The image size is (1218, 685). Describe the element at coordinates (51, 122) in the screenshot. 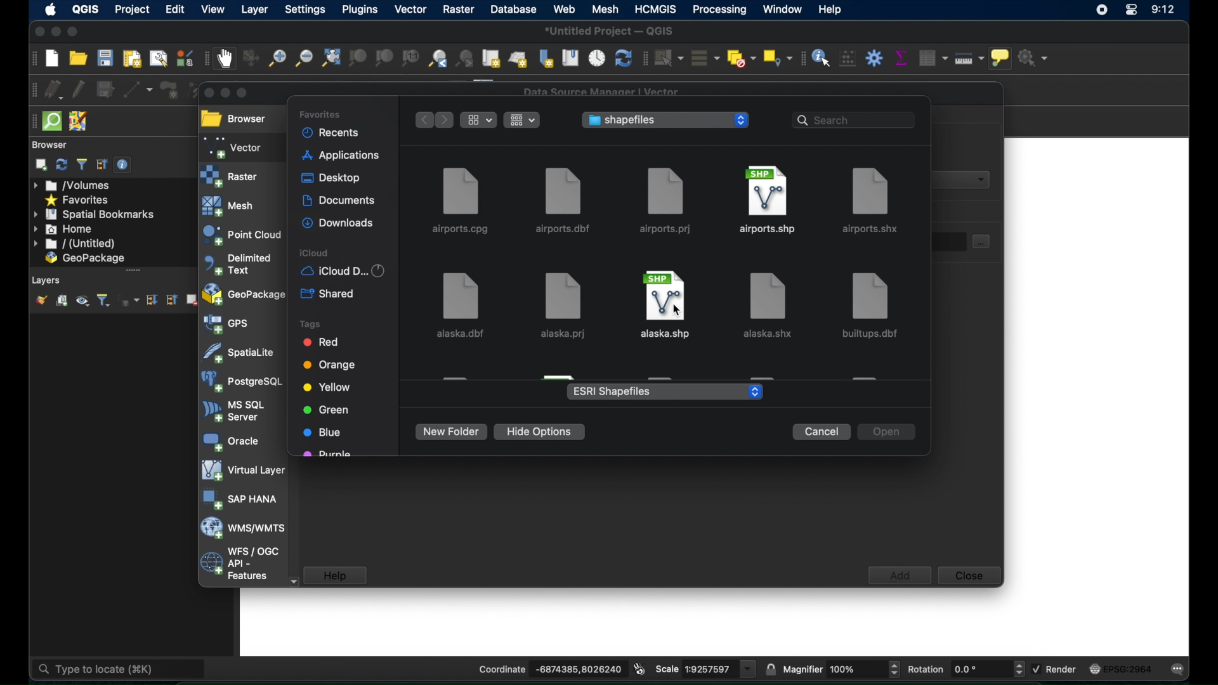

I see `quicksom` at that location.